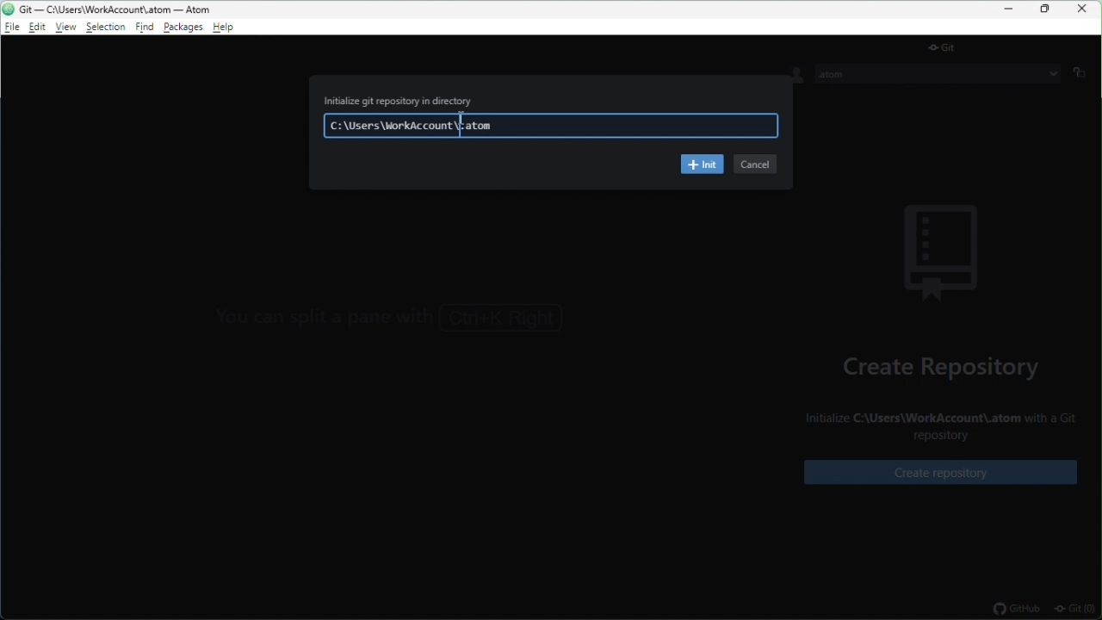 The image size is (1102, 620). Describe the element at coordinates (755, 164) in the screenshot. I see `cancel` at that location.